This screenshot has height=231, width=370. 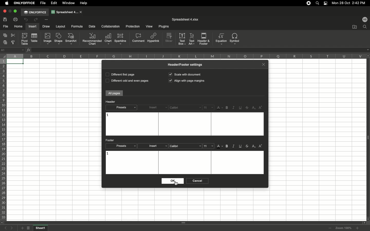 What do you see at coordinates (185, 56) in the screenshot?
I see `Column` at bounding box center [185, 56].